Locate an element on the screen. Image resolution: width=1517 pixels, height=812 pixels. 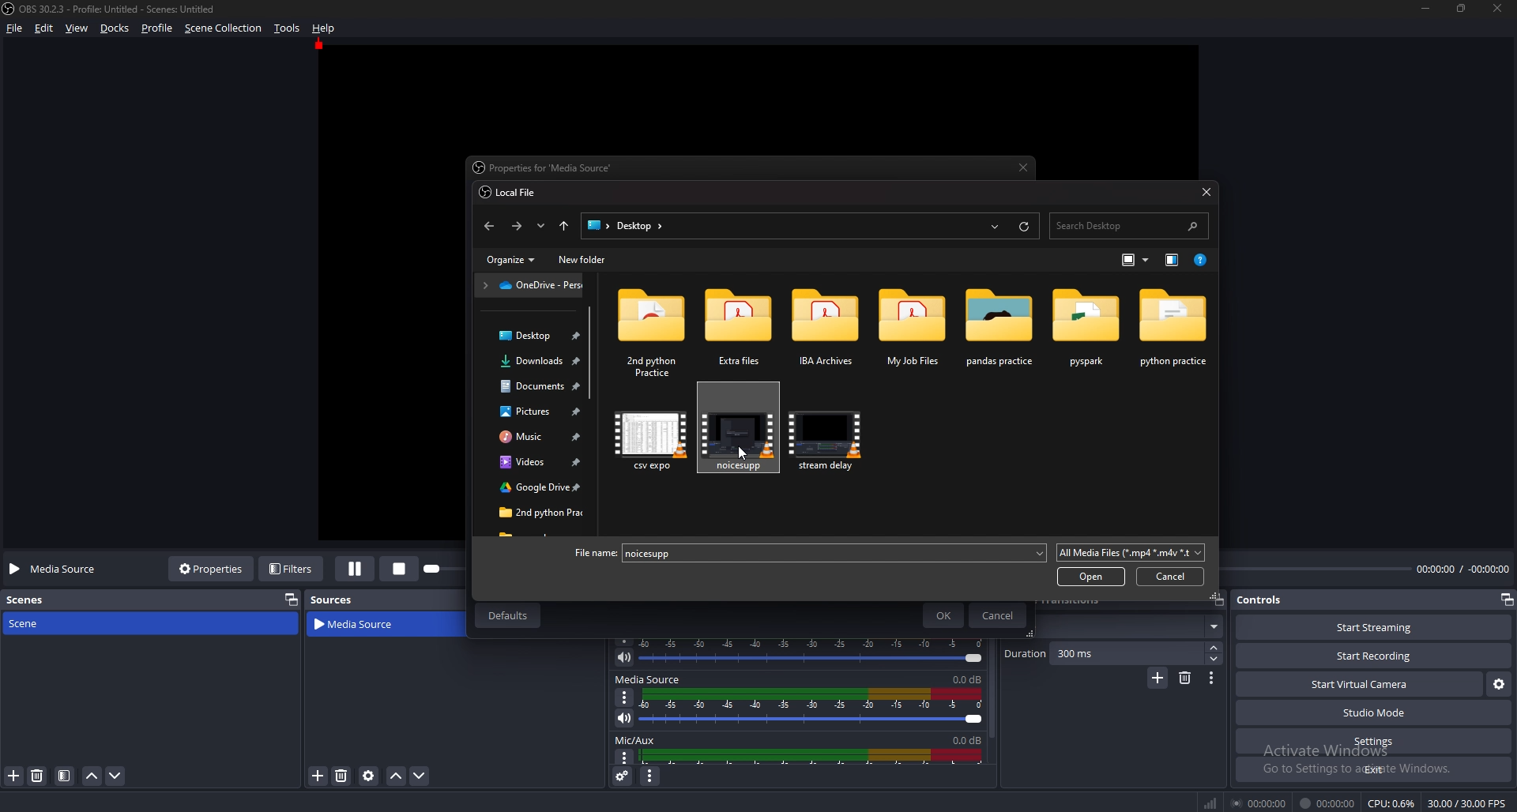
media source is located at coordinates (648, 679).